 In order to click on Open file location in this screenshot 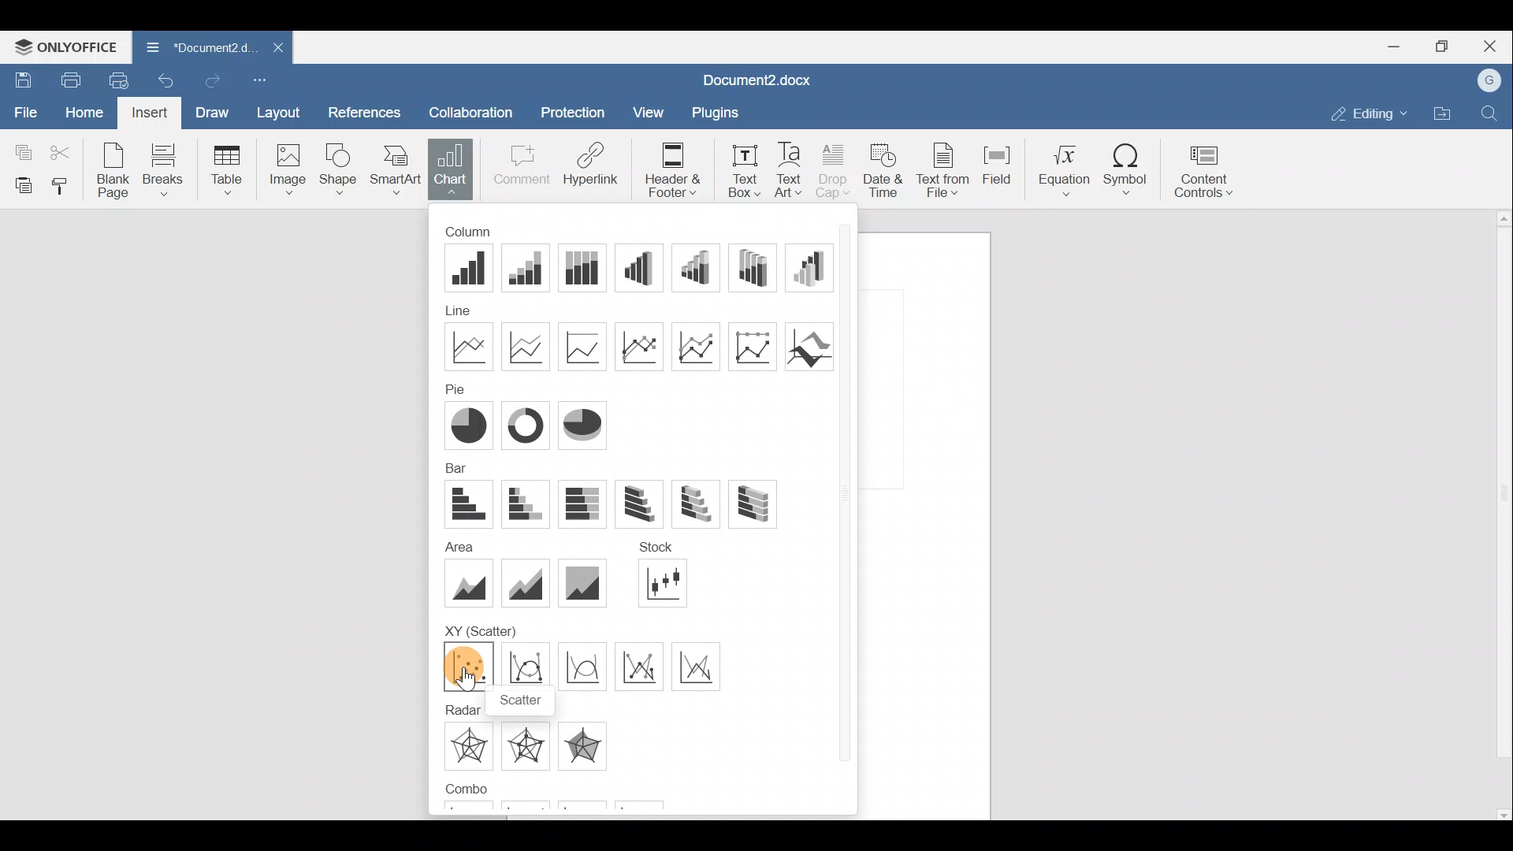, I will do `click(1442, 113)`.